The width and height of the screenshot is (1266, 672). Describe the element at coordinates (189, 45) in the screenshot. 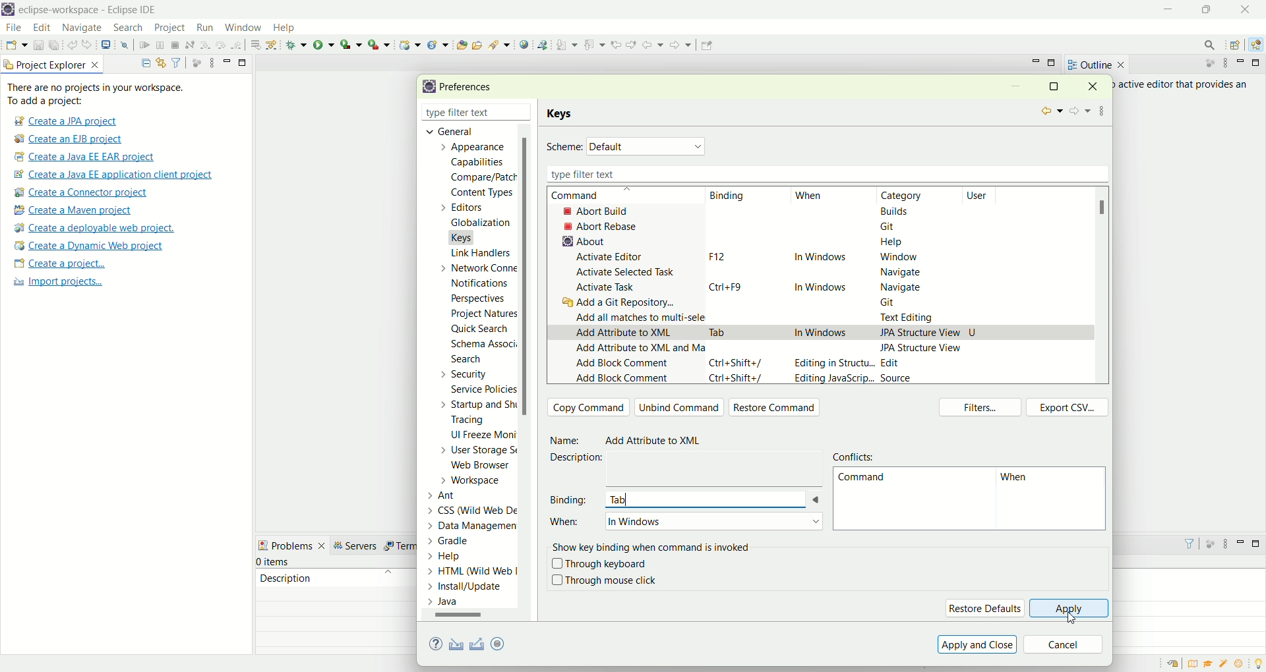

I see `disconnect` at that location.